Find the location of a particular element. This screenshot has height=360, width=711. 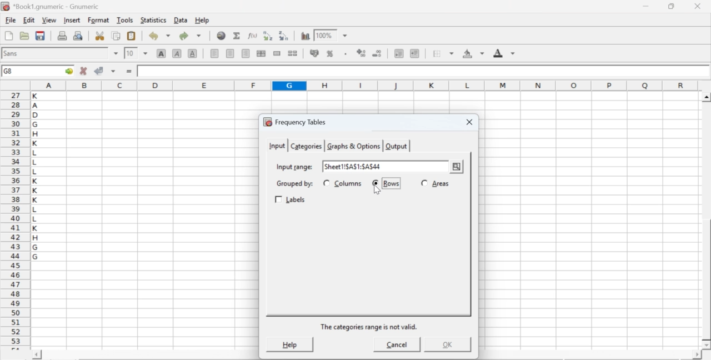

background is located at coordinates (474, 53).